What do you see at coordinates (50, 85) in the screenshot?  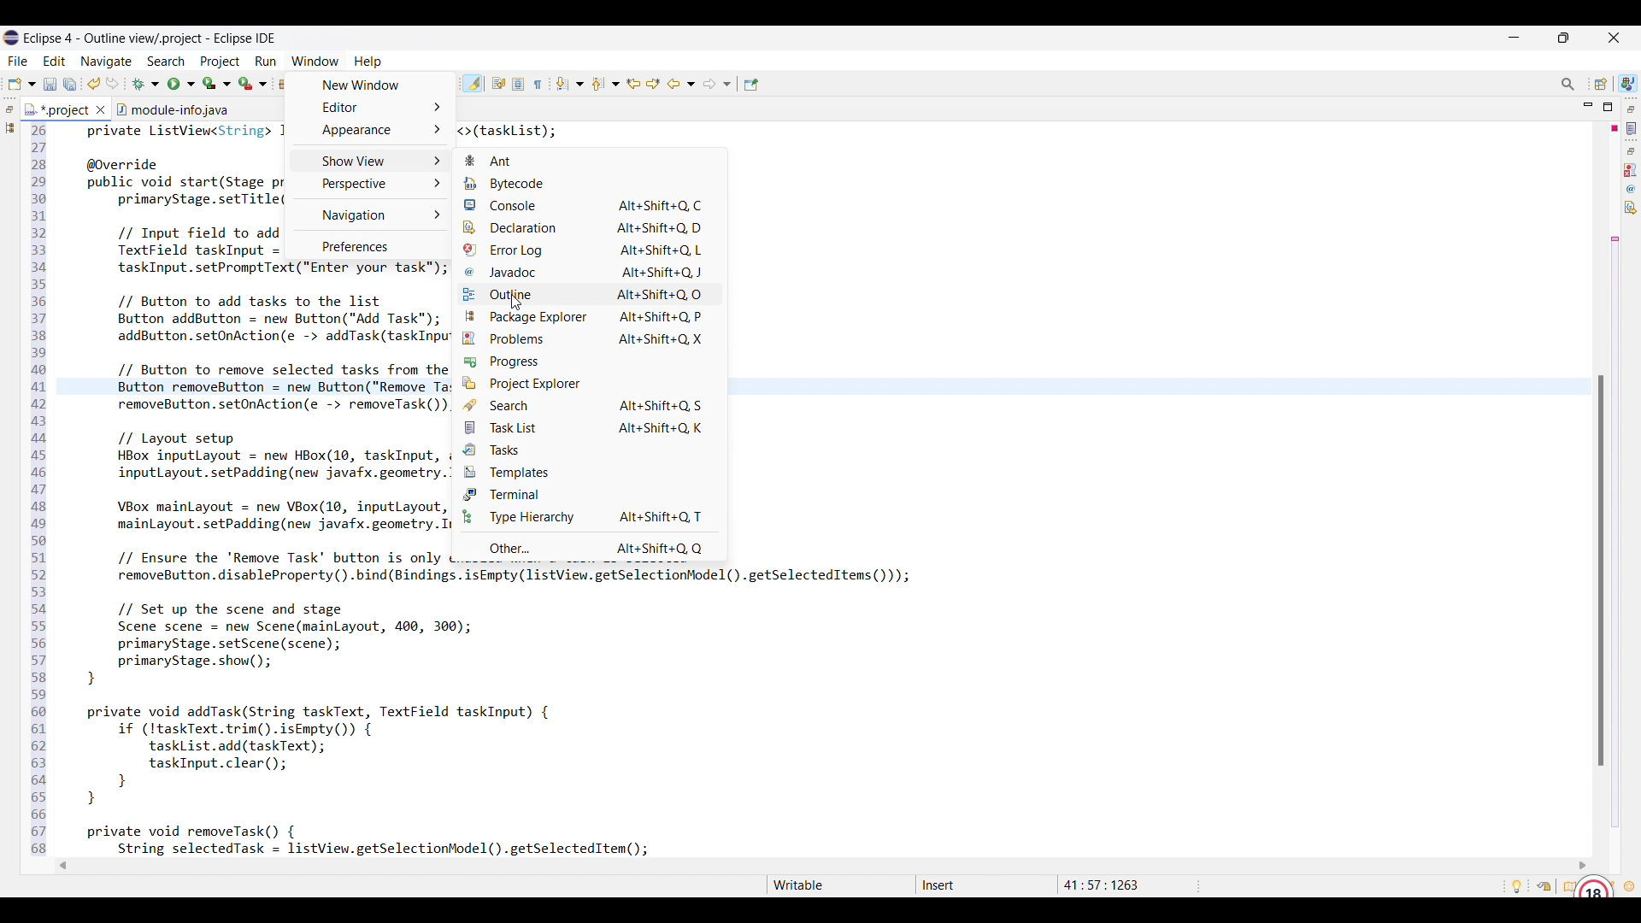 I see `Save` at bounding box center [50, 85].